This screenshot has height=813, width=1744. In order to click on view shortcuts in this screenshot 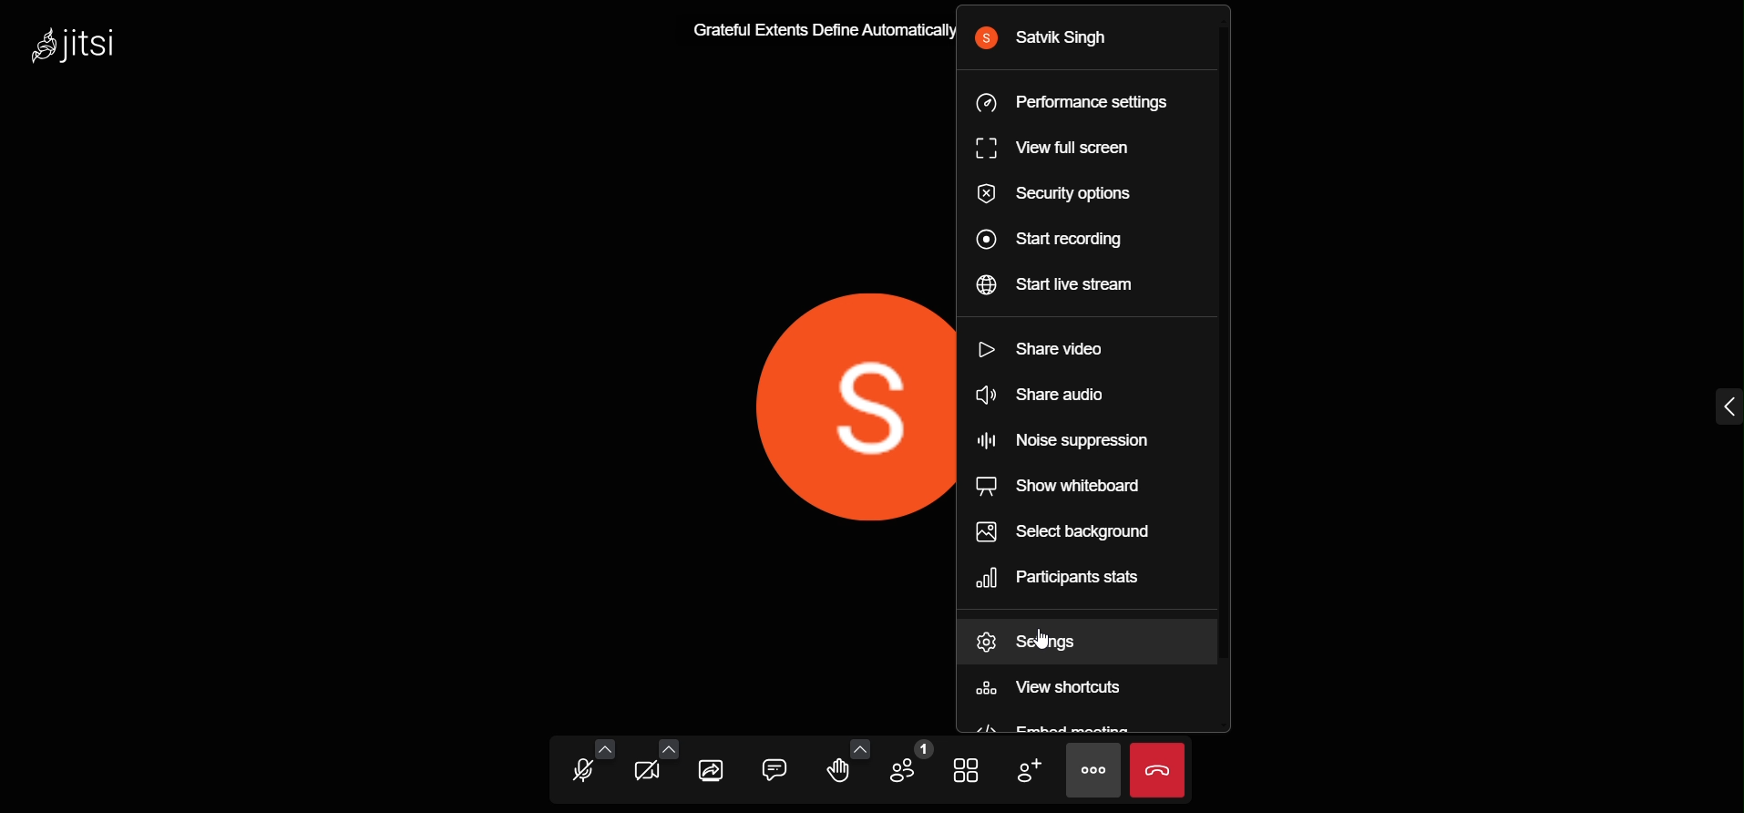, I will do `click(1055, 691)`.